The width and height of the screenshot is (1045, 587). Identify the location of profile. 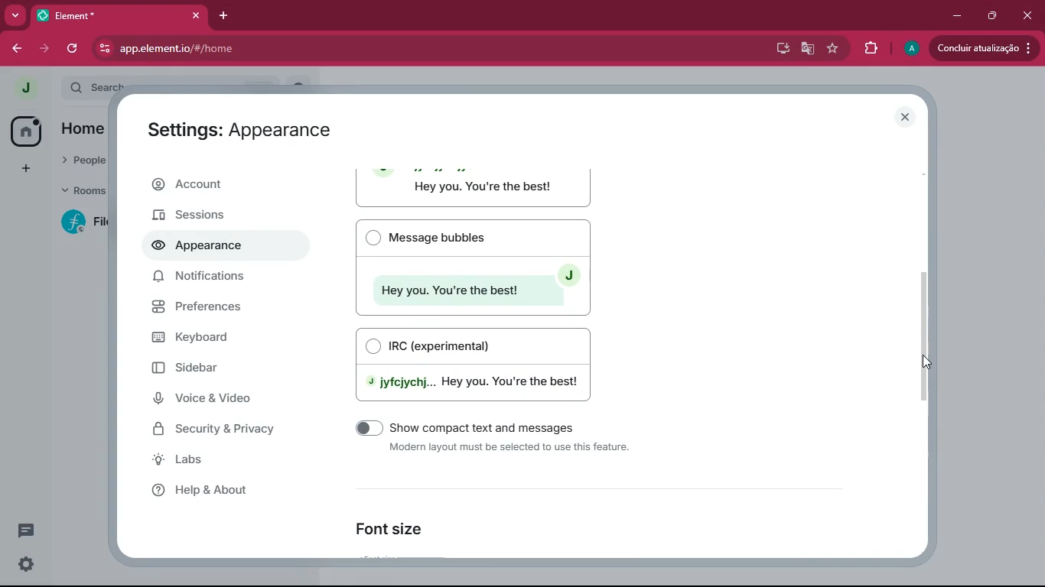
(909, 49).